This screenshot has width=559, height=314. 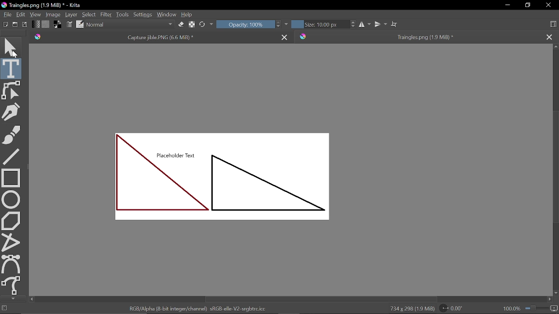 What do you see at coordinates (180, 24) in the screenshot?
I see `Eraser` at bounding box center [180, 24].